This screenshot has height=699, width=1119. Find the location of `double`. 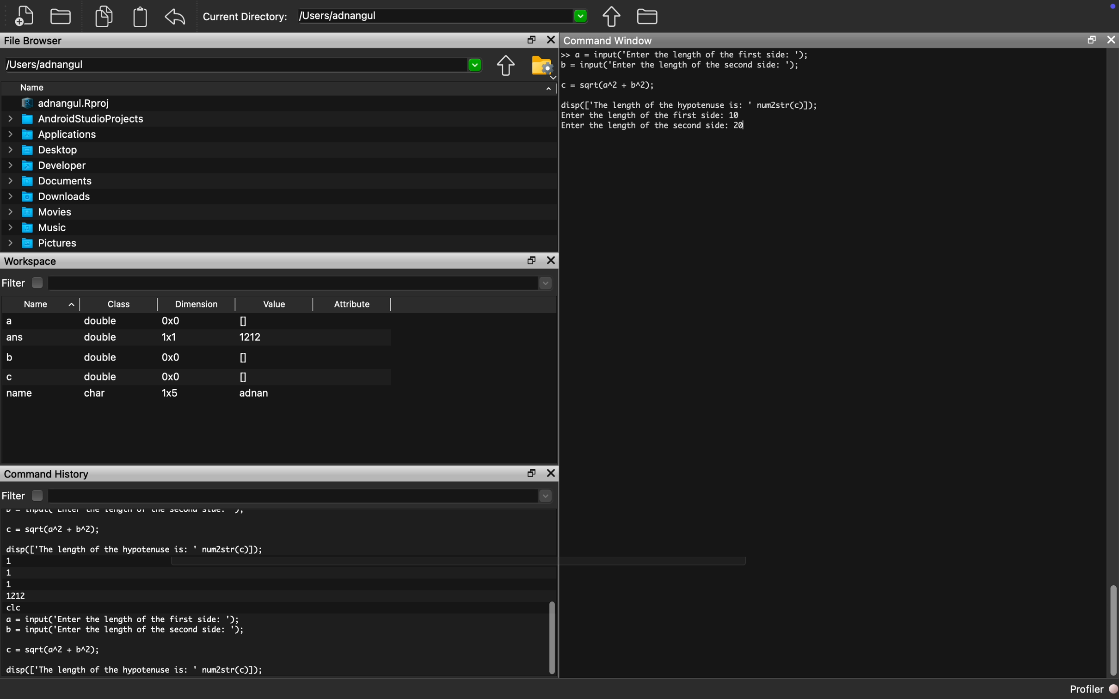

double is located at coordinates (99, 357).